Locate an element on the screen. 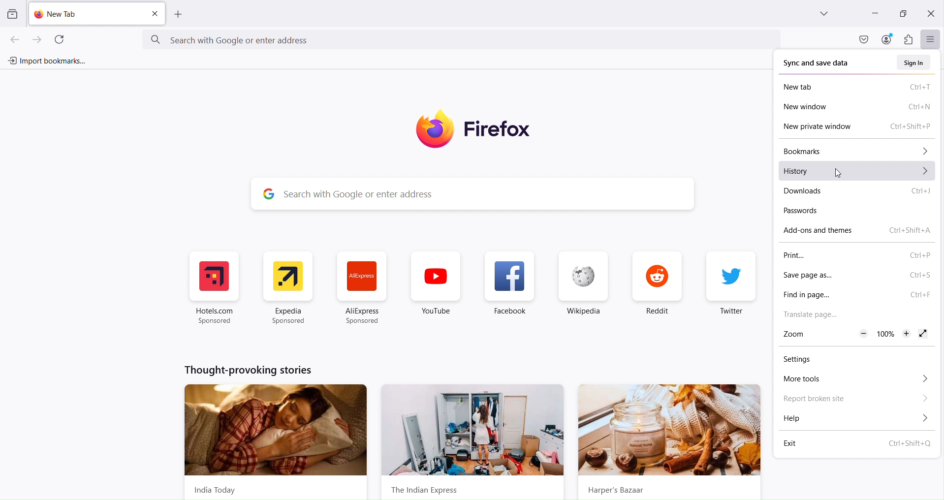 The width and height of the screenshot is (944, 500). Maximize is located at coordinates (903, 12).